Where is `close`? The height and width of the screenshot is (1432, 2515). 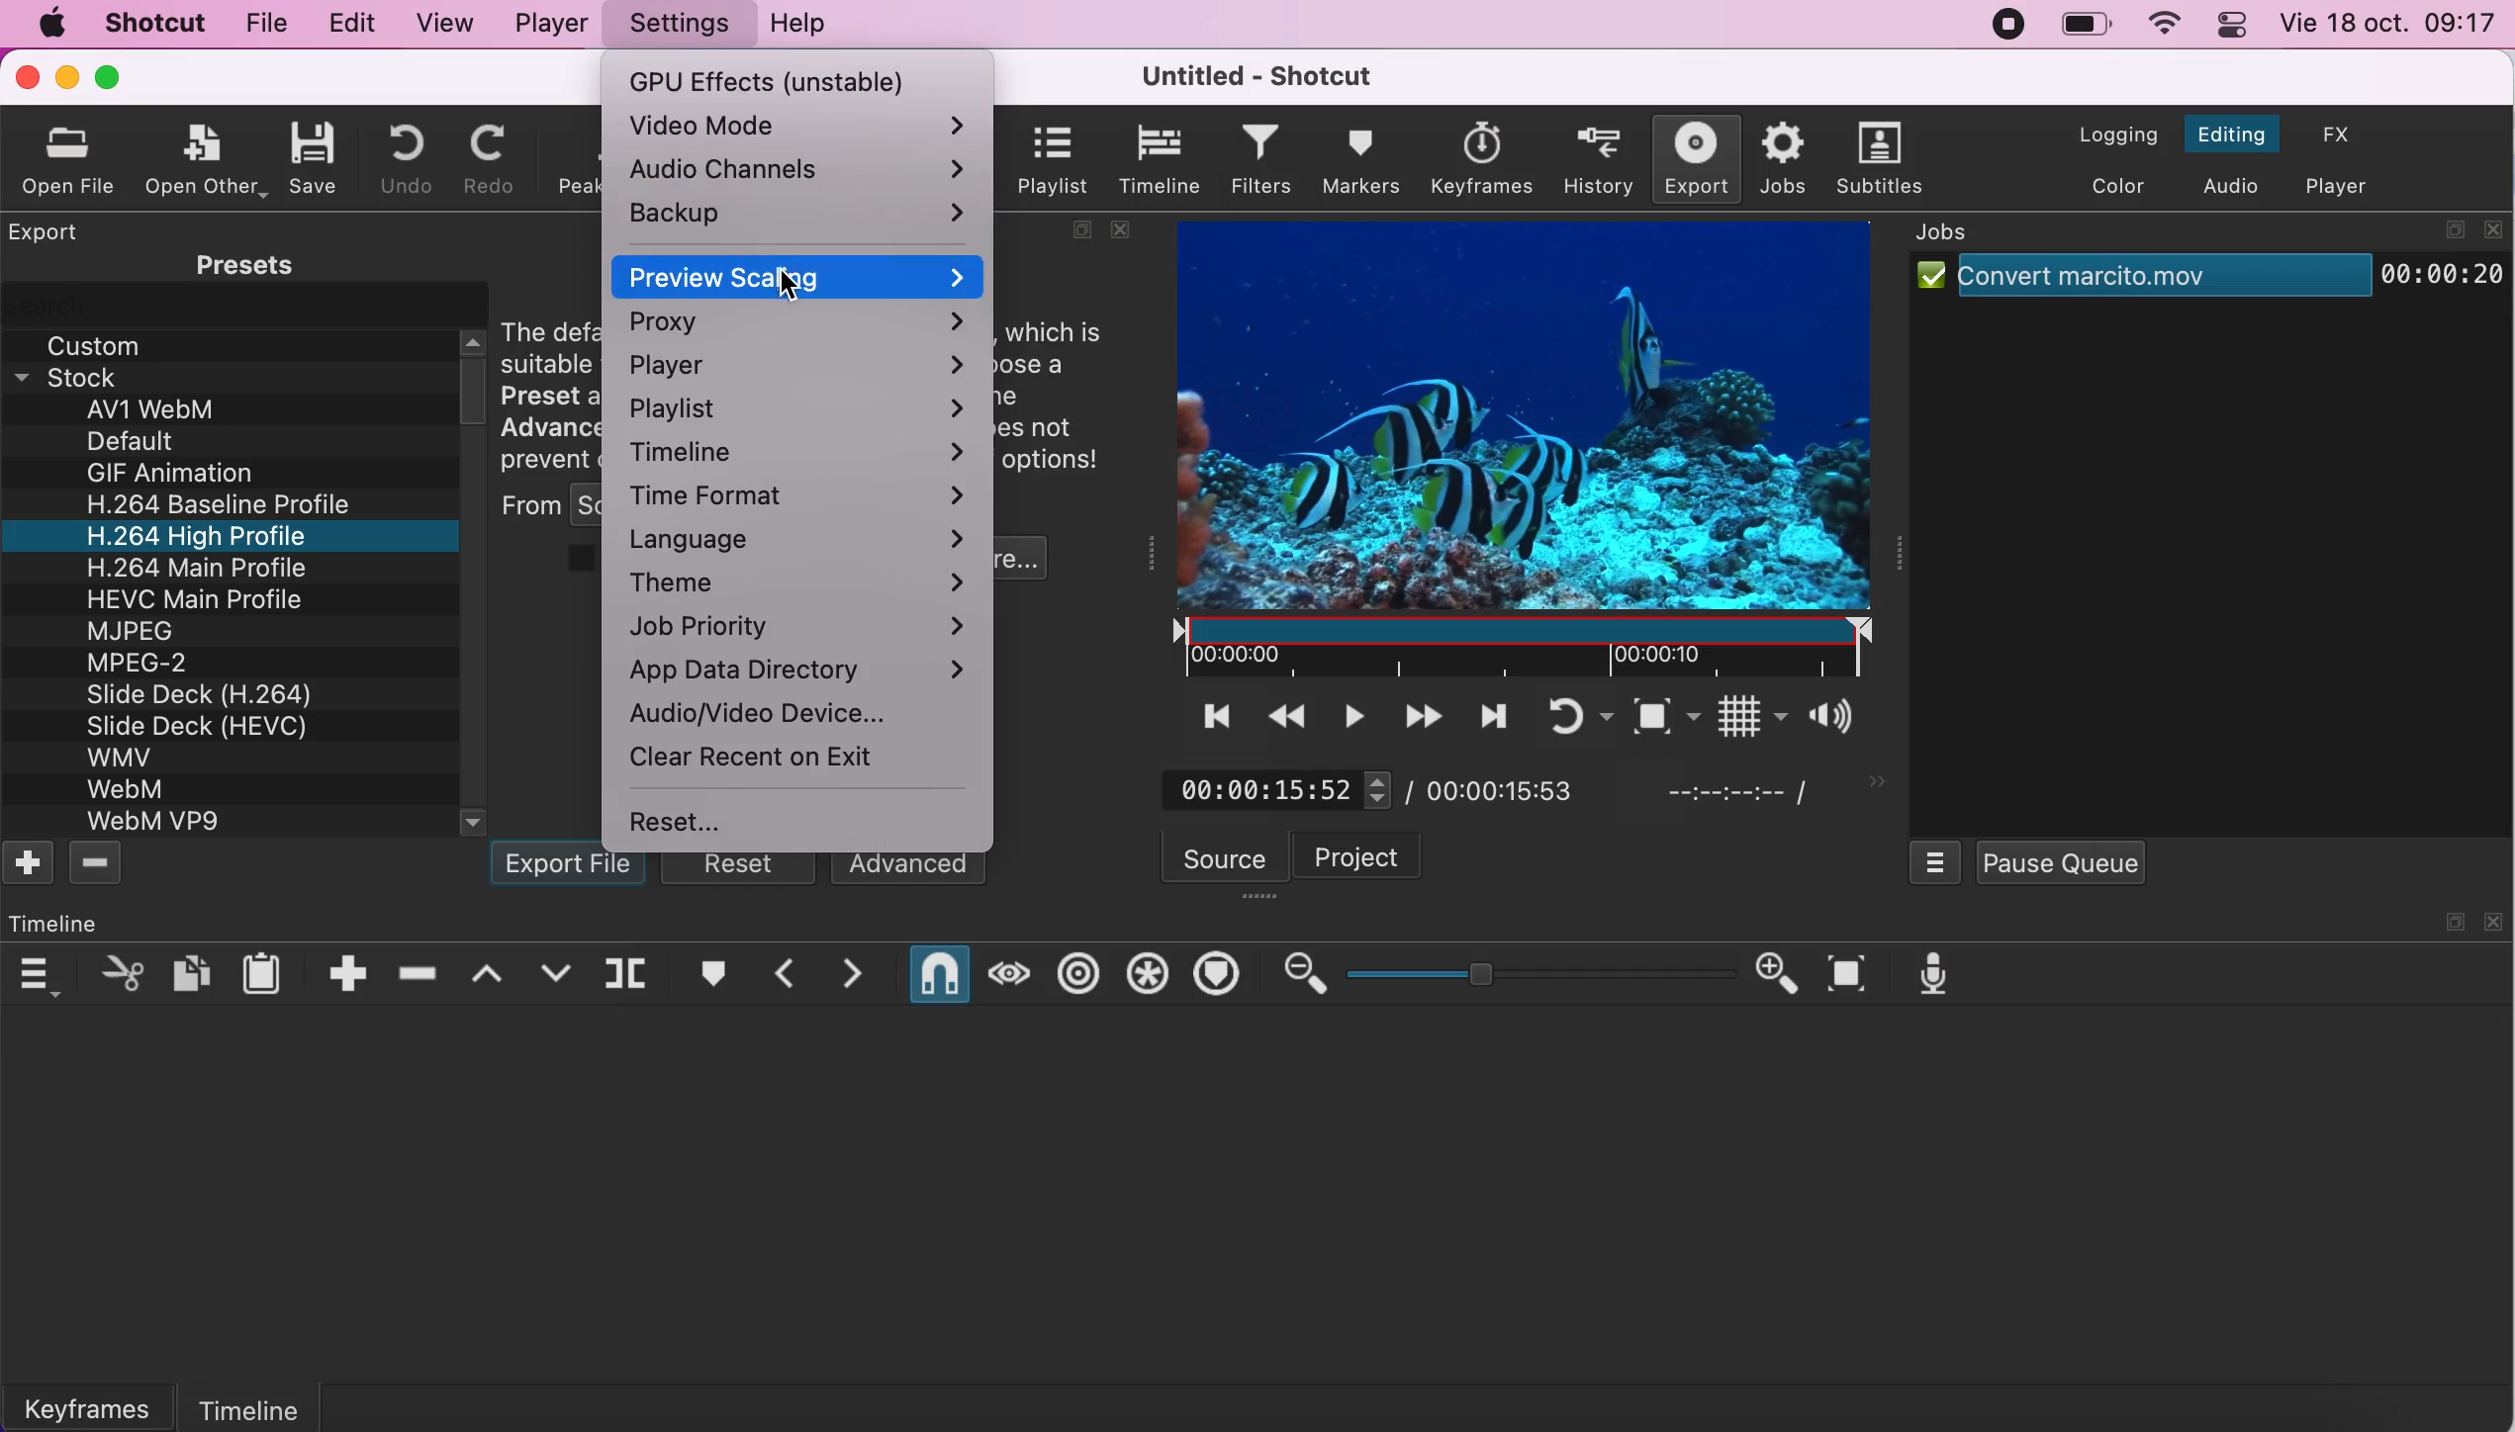 close is located at coordinates (2494, 922).